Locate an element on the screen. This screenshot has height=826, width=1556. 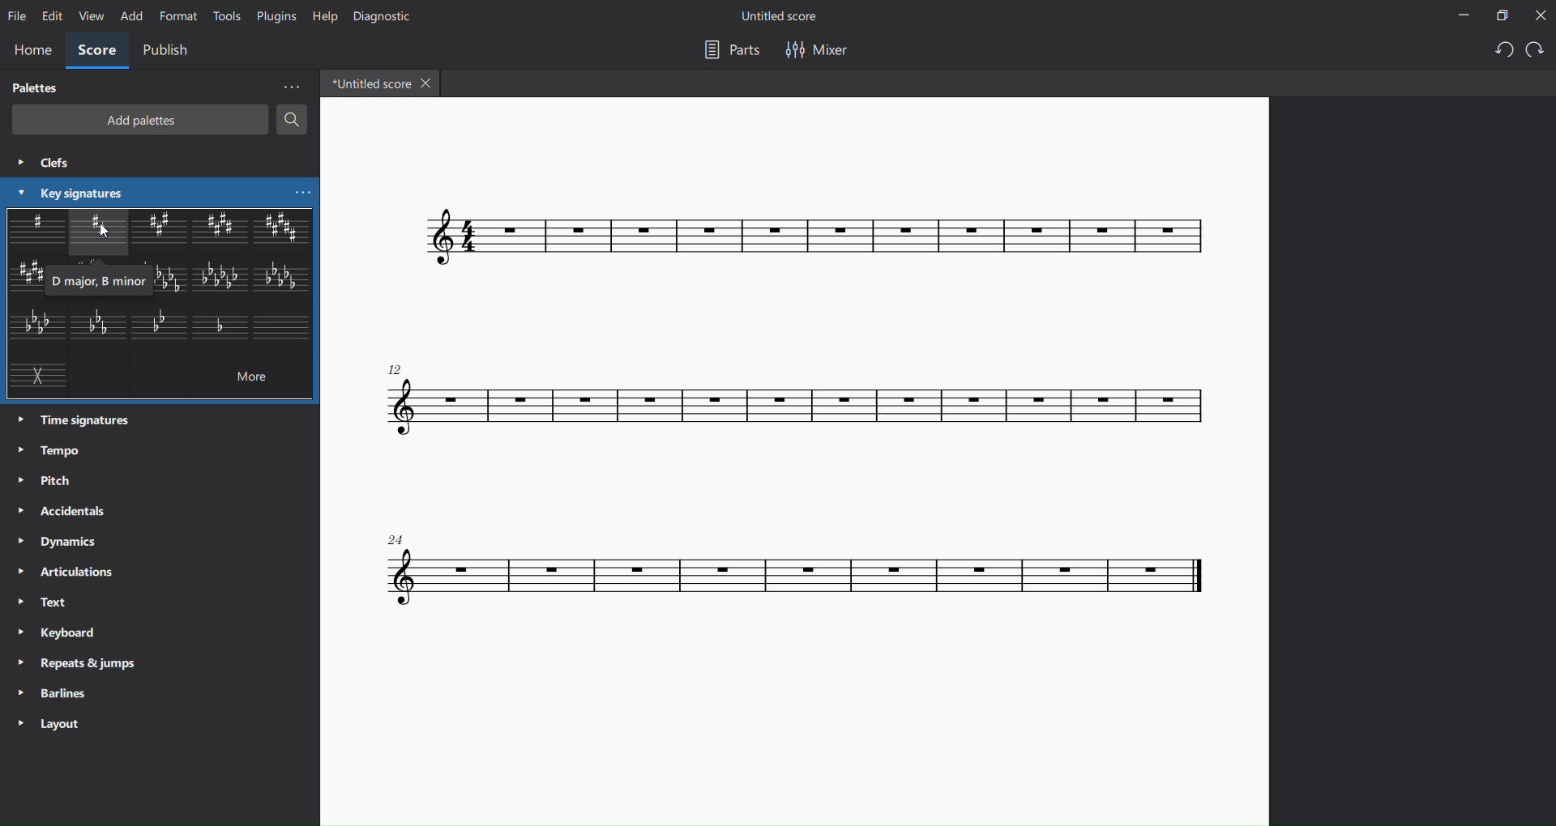
keyboard is located at coordinates (64, 632).